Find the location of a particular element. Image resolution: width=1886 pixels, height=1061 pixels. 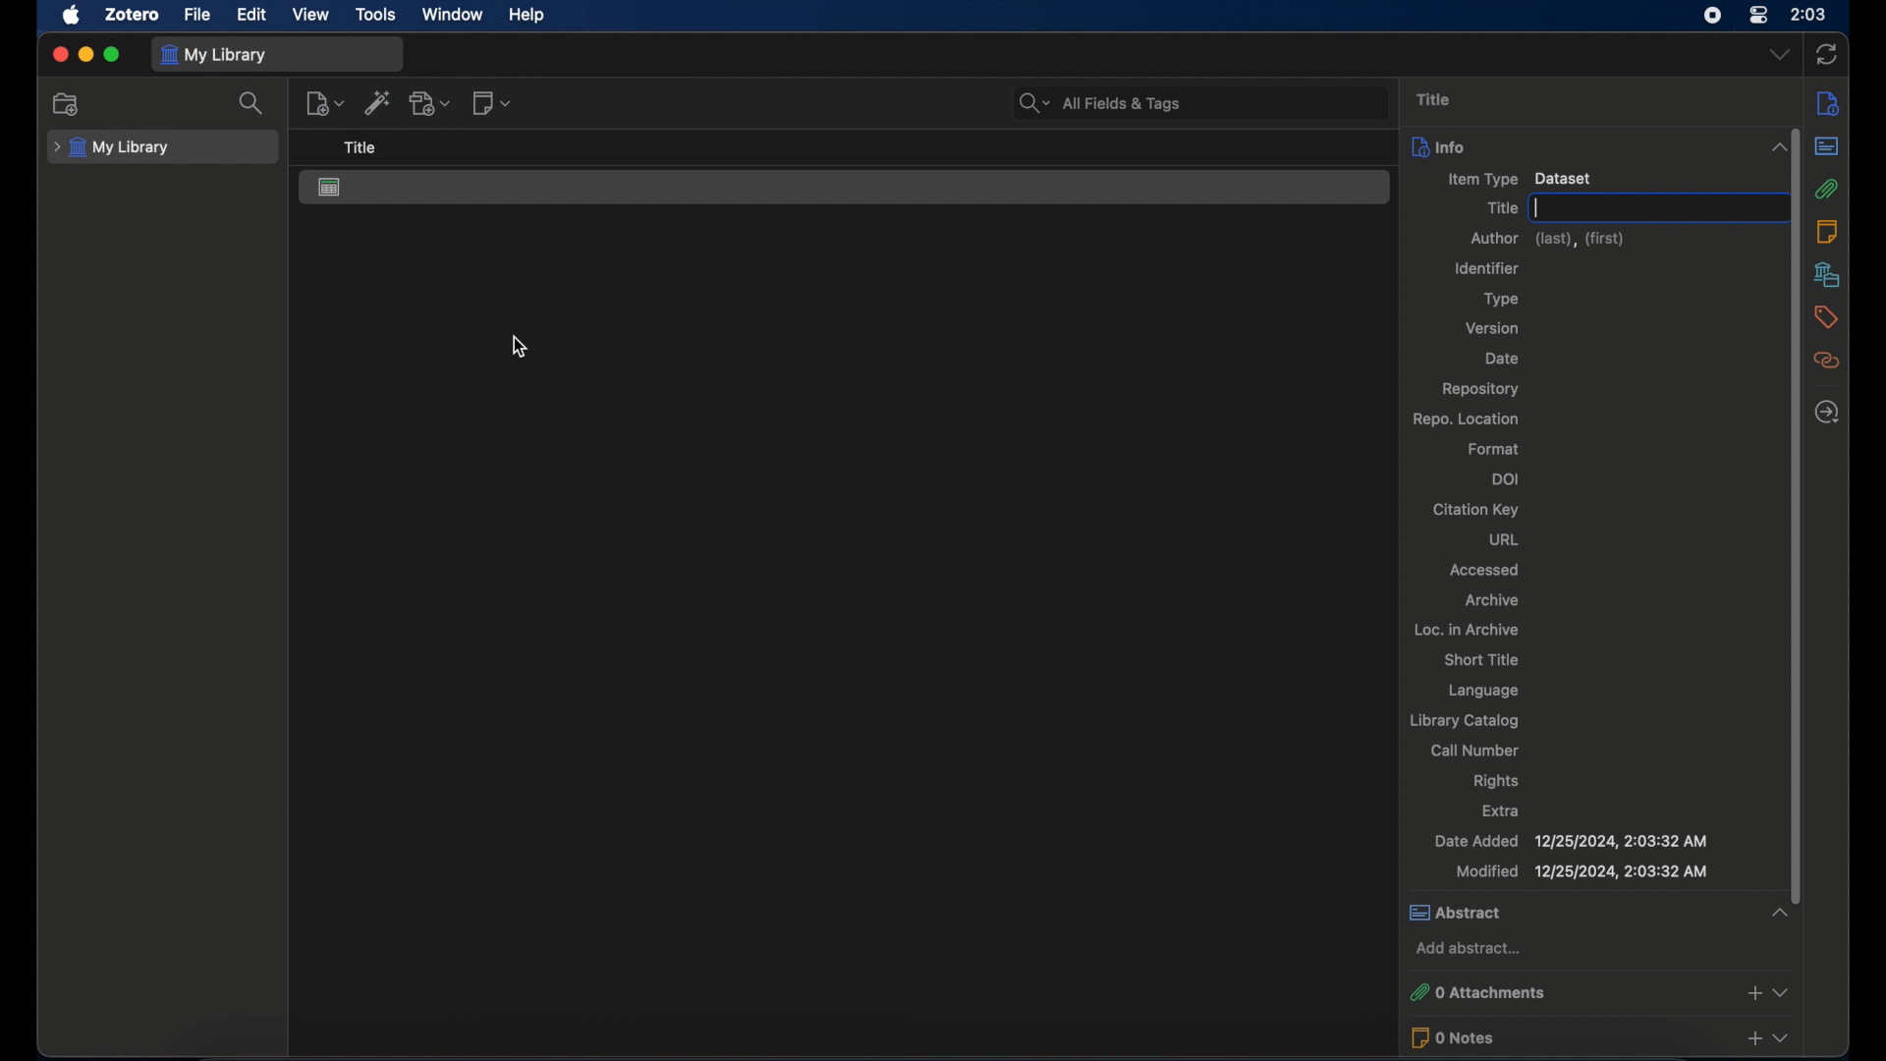

edit is located at coordinates (251, 16).